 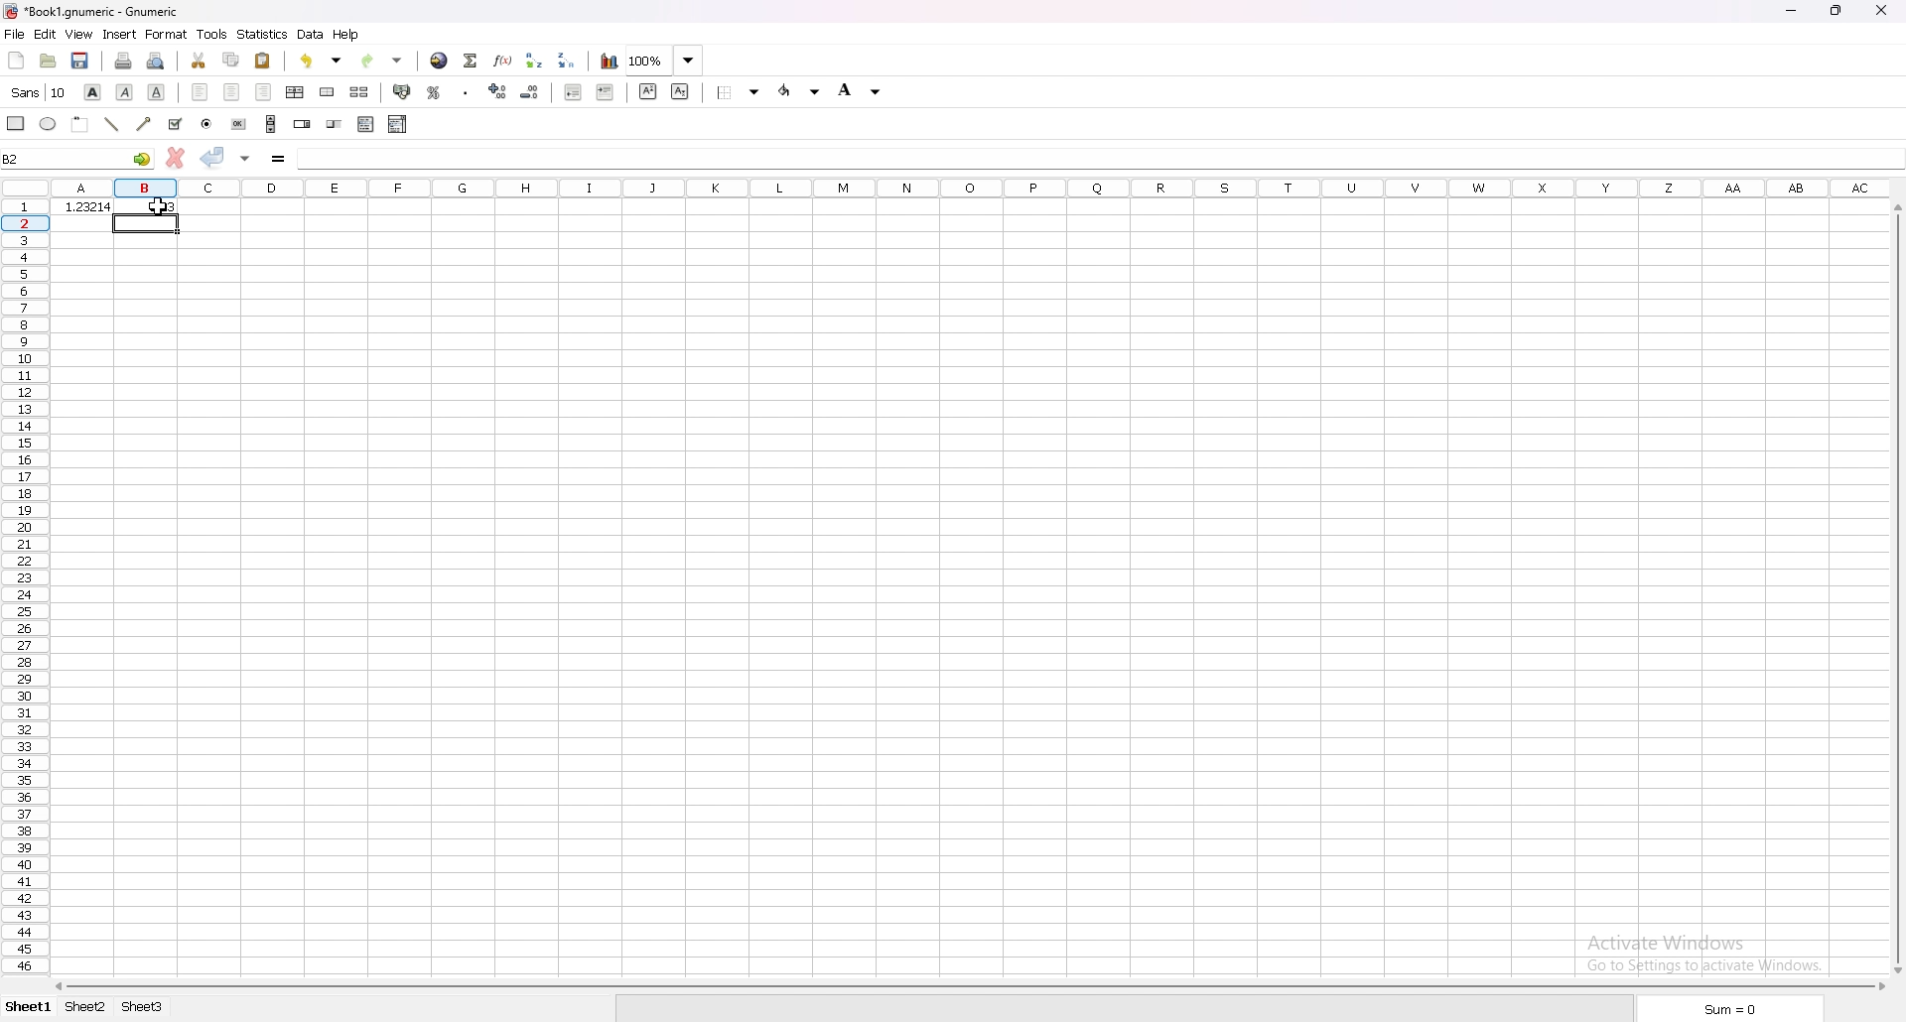 I want to click on paste, so click(x=264, y=61).